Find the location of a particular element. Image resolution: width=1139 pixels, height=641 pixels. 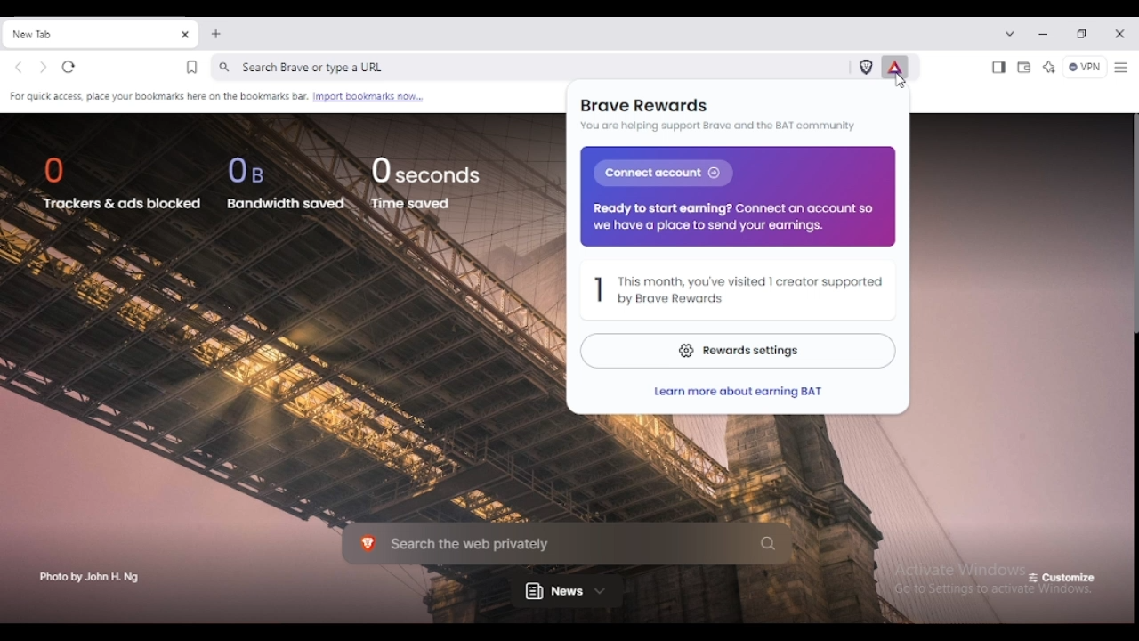

show sidebar is located at coordinates (998, 68).